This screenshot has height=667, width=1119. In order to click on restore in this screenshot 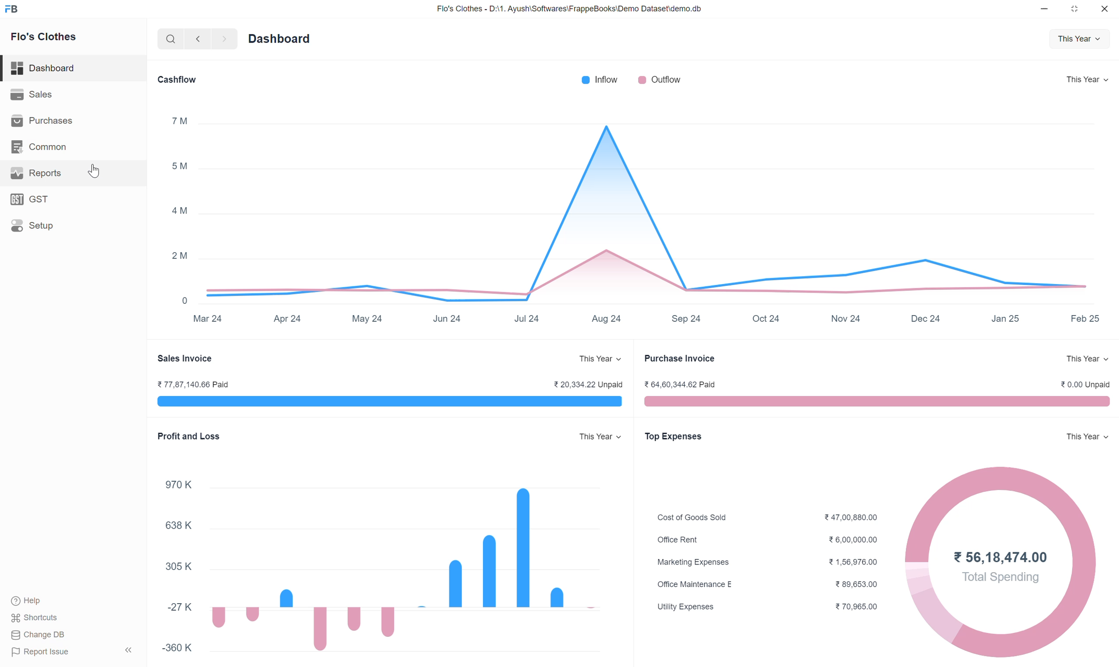, I will do `click(1076, 9)`.